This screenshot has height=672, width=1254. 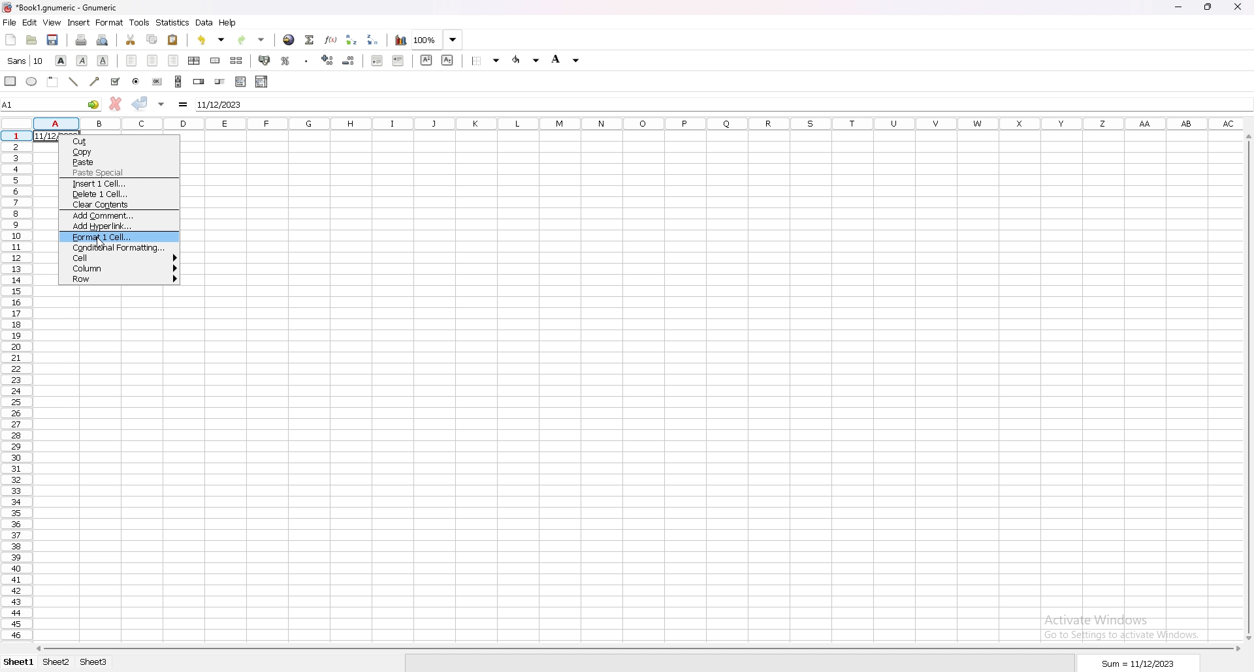 I want to click on summation, so click(x=310, y=39).